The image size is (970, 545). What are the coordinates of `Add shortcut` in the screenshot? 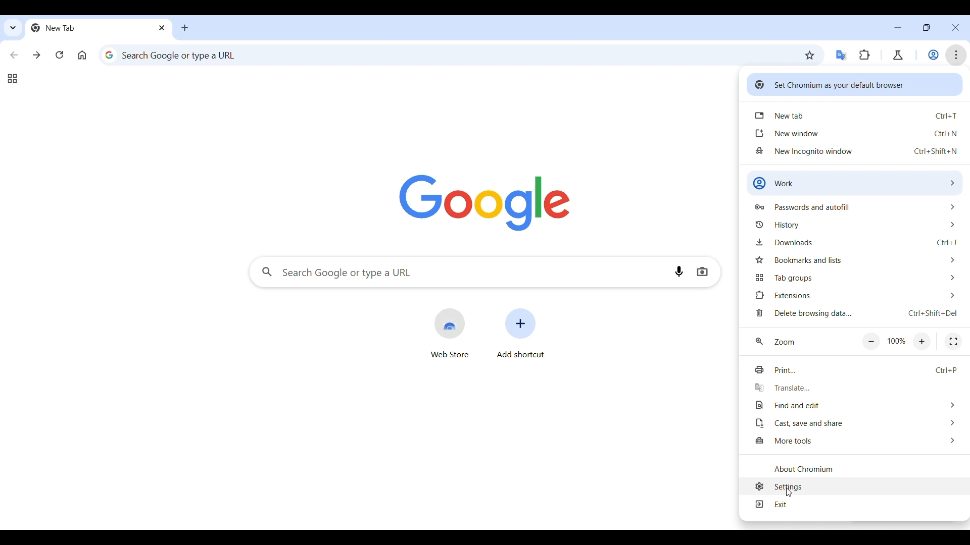 It's located at (521, 333).